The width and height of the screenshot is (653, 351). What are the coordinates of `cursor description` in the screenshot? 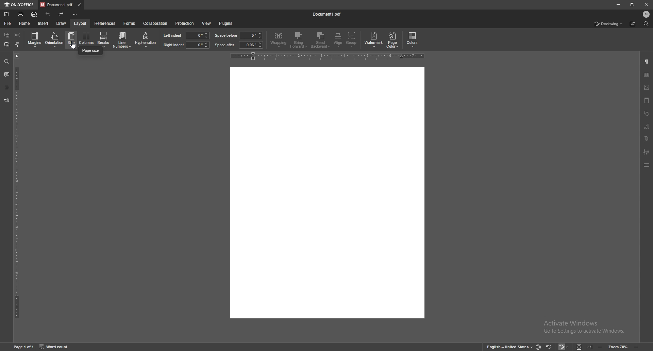 It's located at (91, 51).